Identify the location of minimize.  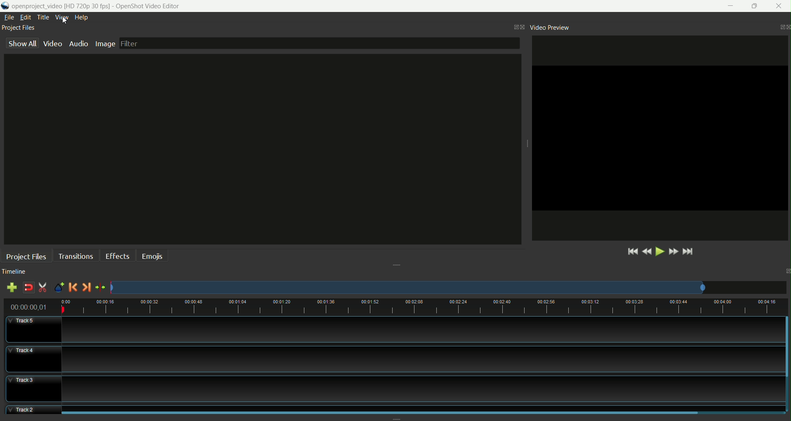
(728, 6).